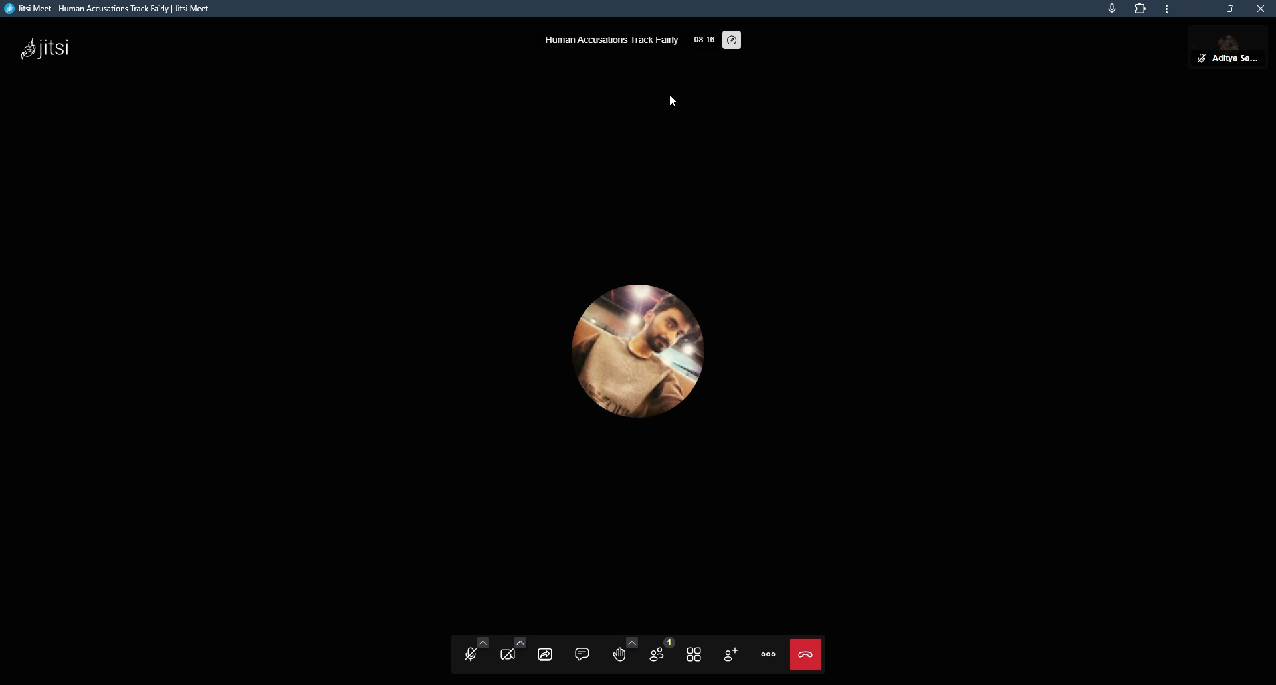 This screenshot has height=685, width=1276. What do you see at coordinates (512, 648) in the screenshot?
I see `video` at bounding box center [512, 648].